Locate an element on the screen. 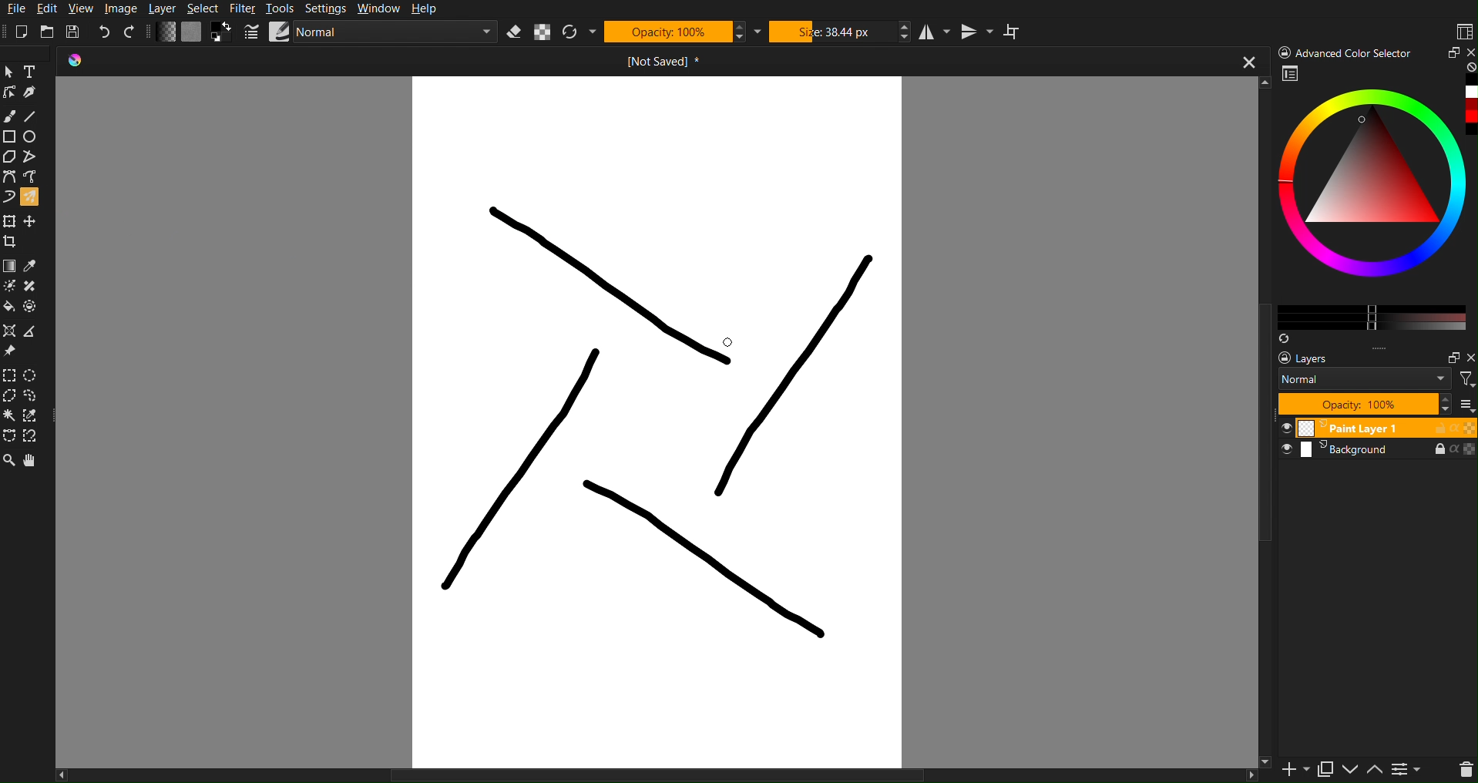  Advanced Color Selector is located at coordinates (1376, 203).